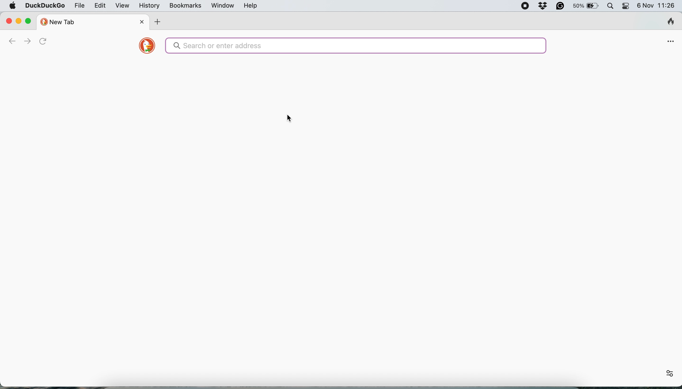 Image resolution: width=682 pixels, height=389 pixels. I want to click on settings, so click(668, 374).